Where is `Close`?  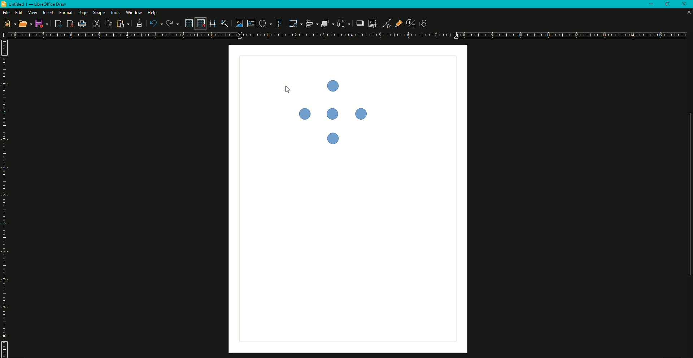
Close is located at coordinates (685, 4).